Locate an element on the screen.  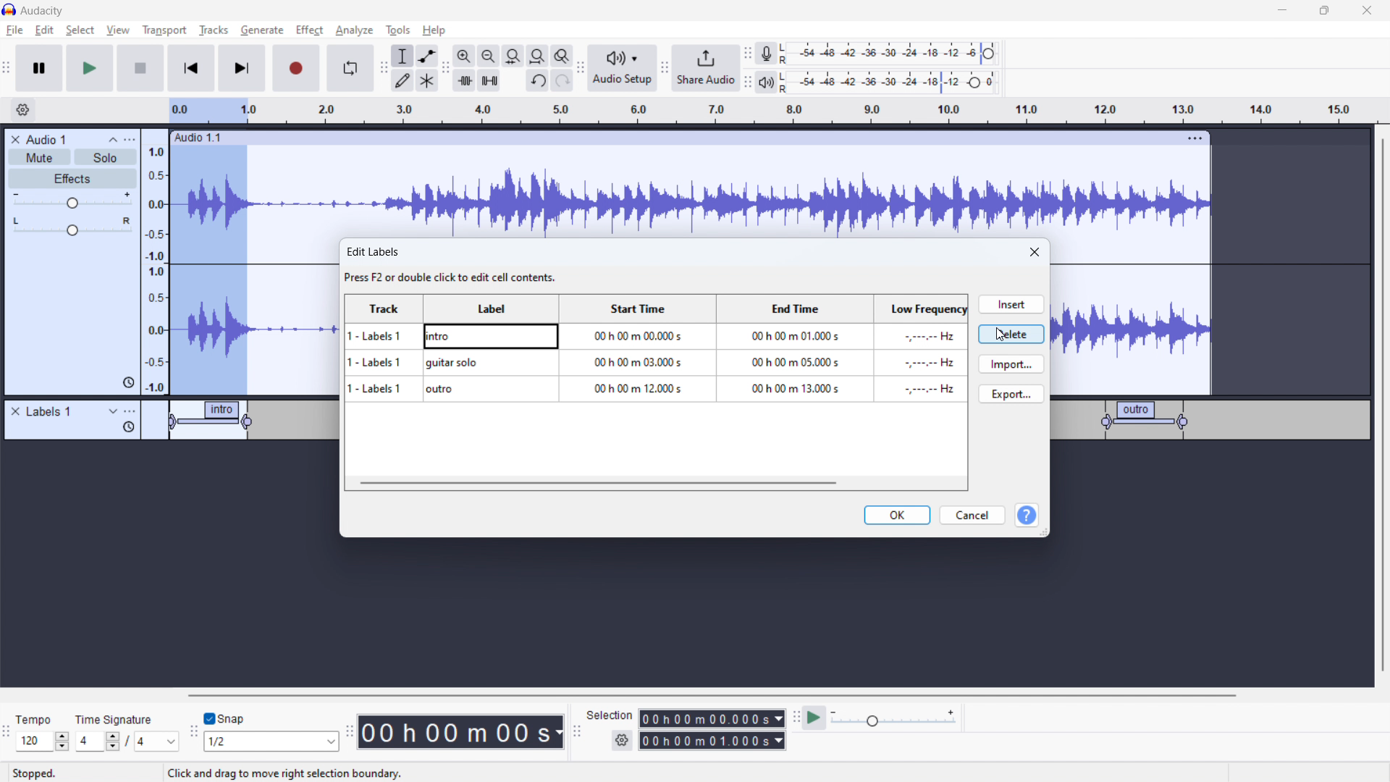
tempo is located at coordinates (43, 719).